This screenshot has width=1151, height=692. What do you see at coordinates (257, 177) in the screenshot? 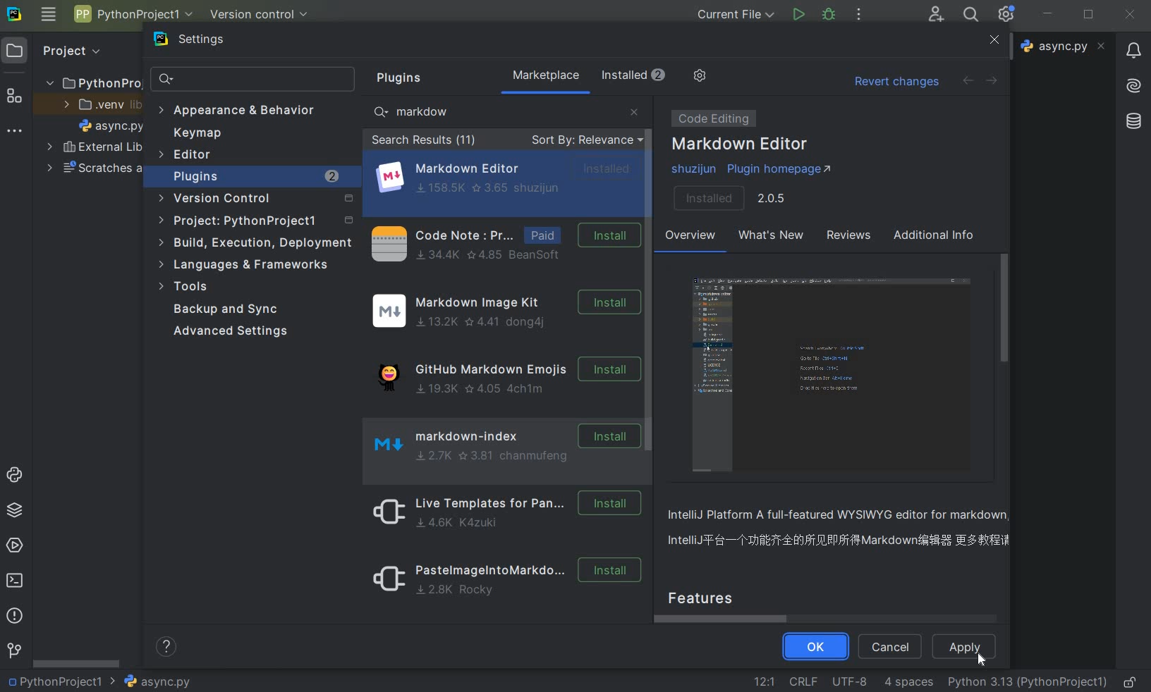
I see `plugins` at bounding box center [257, 177].